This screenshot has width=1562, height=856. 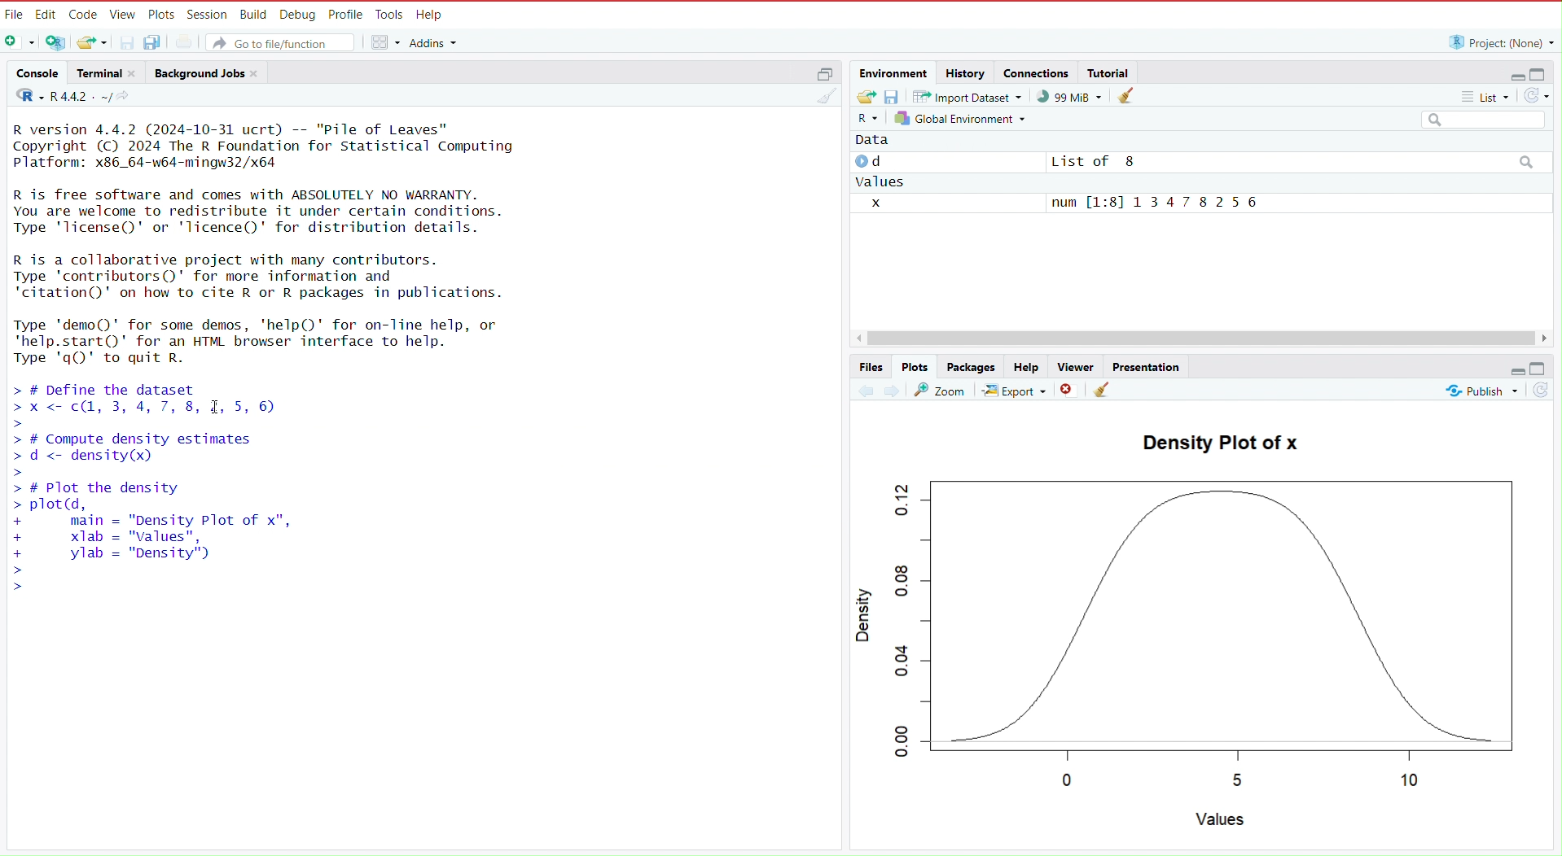 I want to click on prompt cursor, so click(x=11, y=395).